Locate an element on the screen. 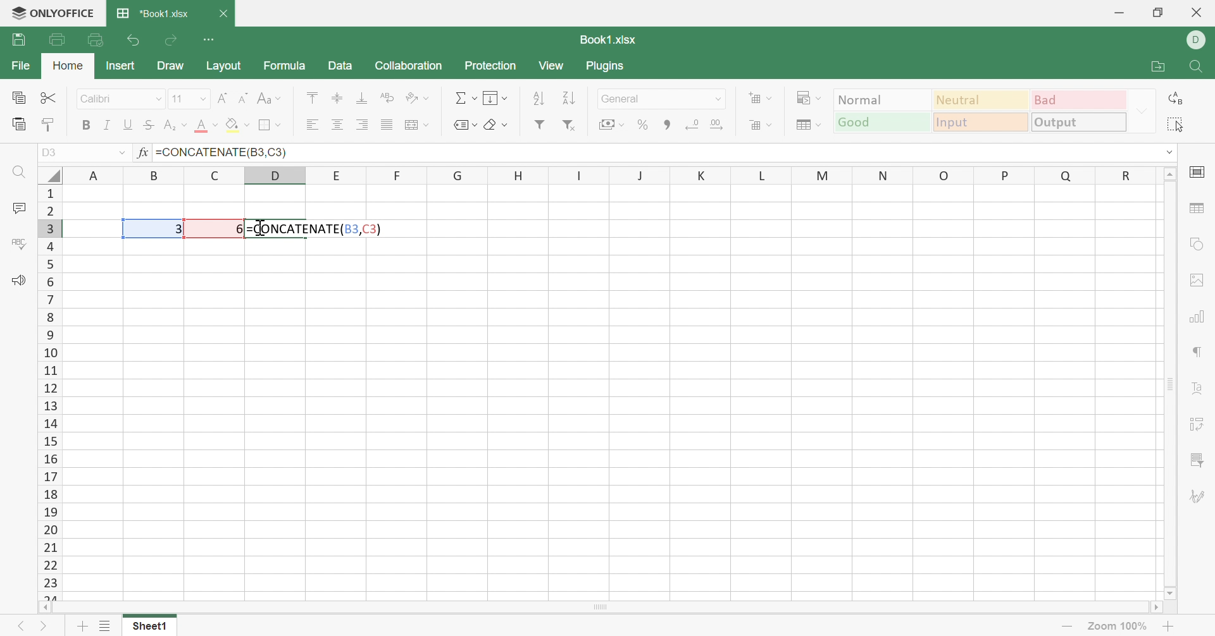 The image size is (1215, 636). Print file is located at coordinates (59, 38).